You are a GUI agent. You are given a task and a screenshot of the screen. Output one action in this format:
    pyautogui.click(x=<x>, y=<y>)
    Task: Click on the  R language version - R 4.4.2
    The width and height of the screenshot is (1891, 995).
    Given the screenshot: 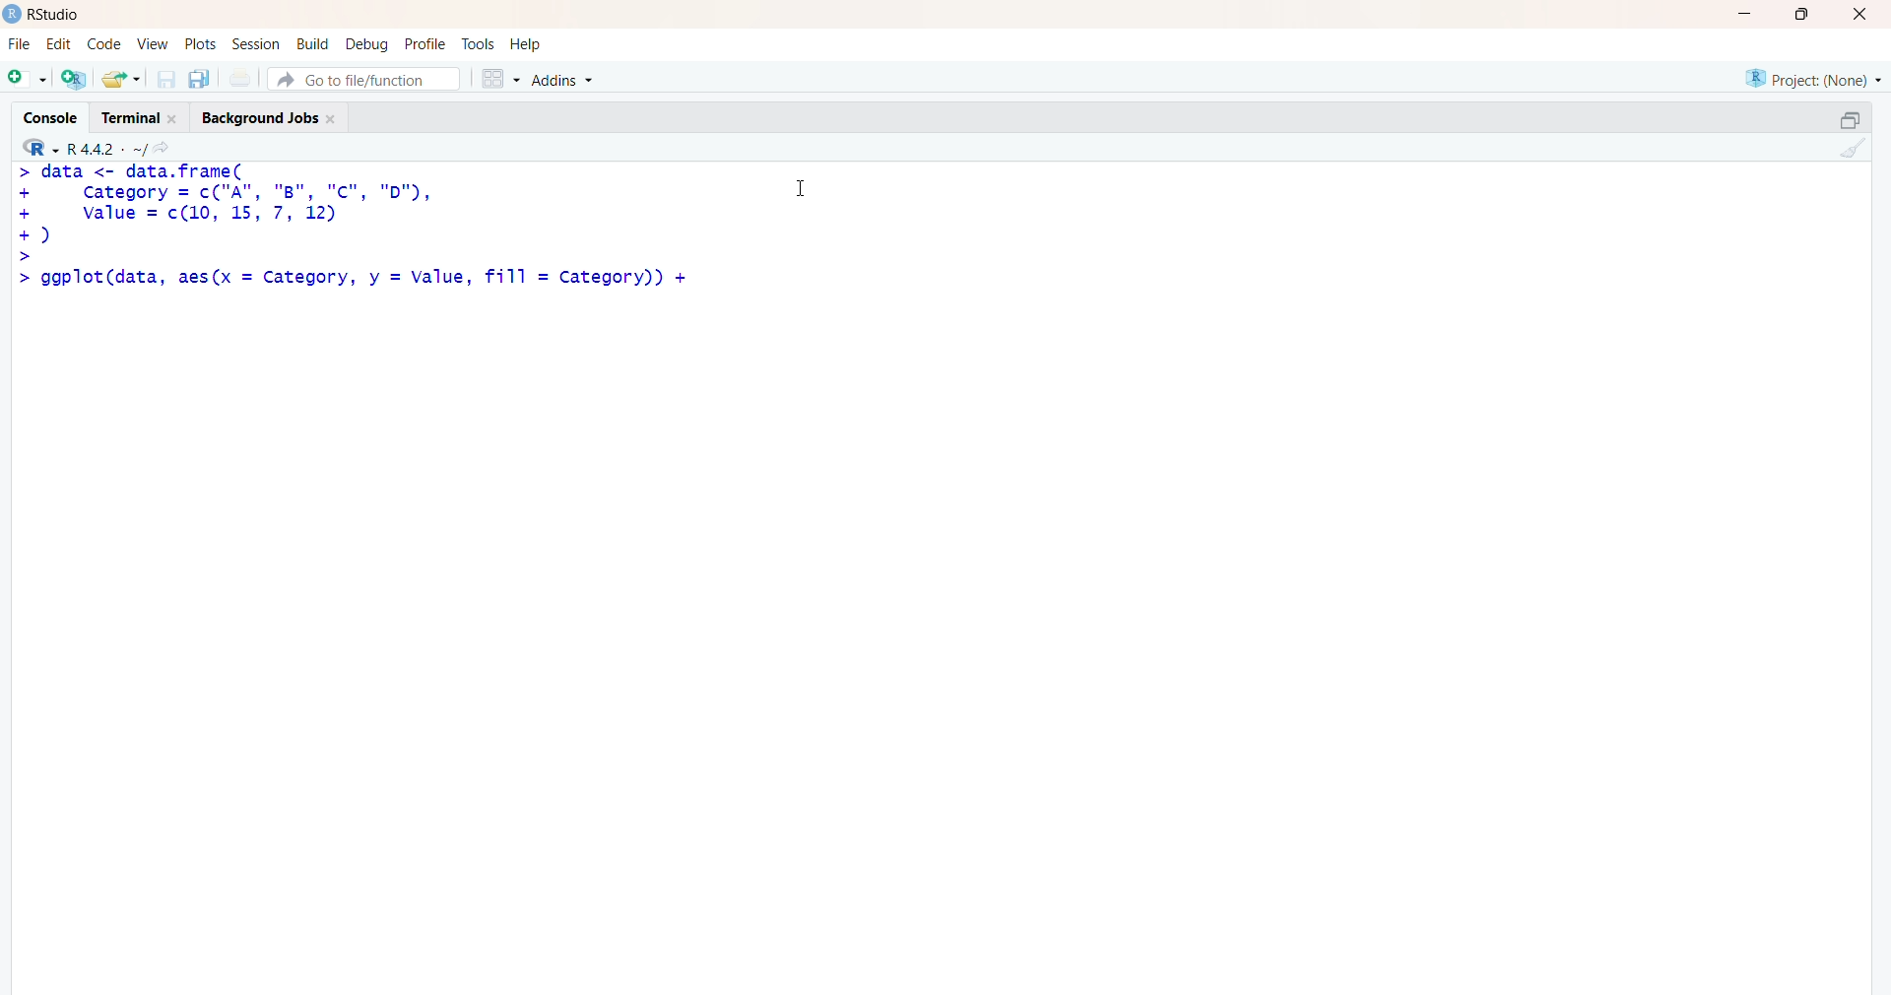 What is the action you would take?
    pyautogui.click(x=106, y=147)
    